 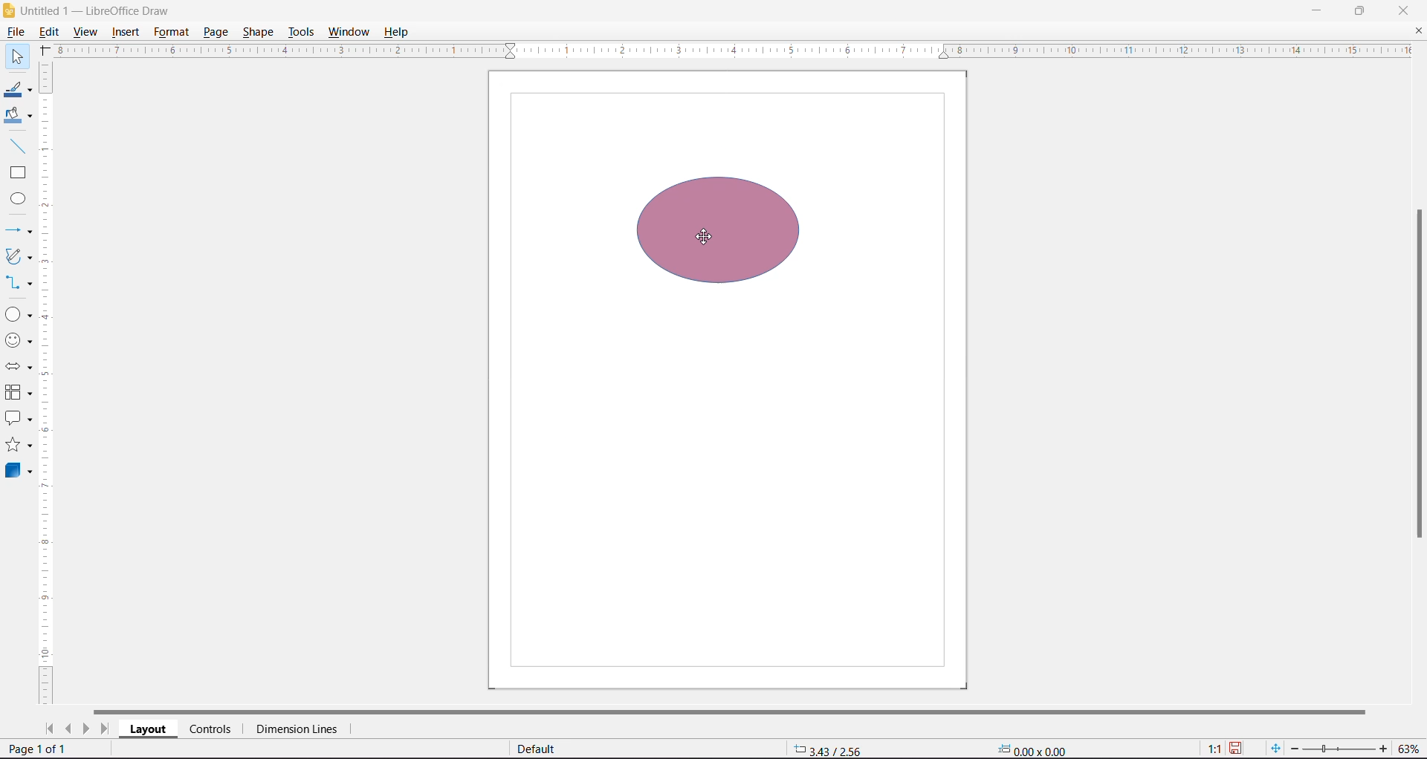 What do you see at coordinates (1318, 11) in the screenshot?
I see `Minimize` at bounding box center [1318, 11].